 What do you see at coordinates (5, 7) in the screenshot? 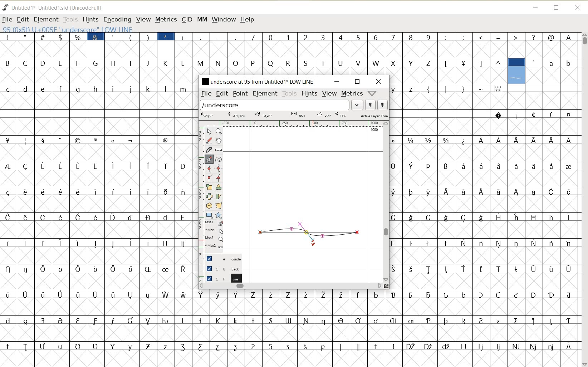
I see `FONTFORGE` at bounding box center [5, 7].